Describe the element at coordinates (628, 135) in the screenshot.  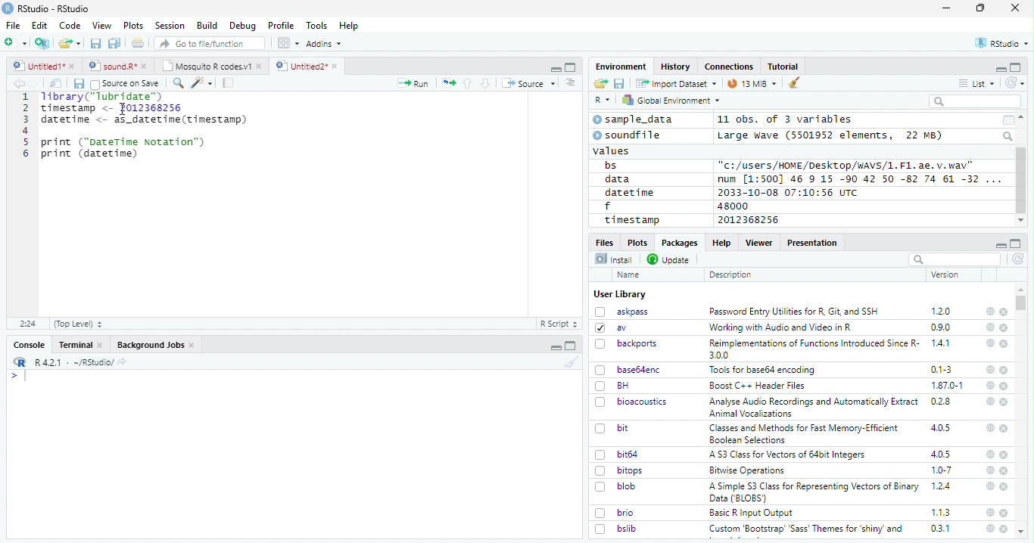
I see `soundfile` at that location.